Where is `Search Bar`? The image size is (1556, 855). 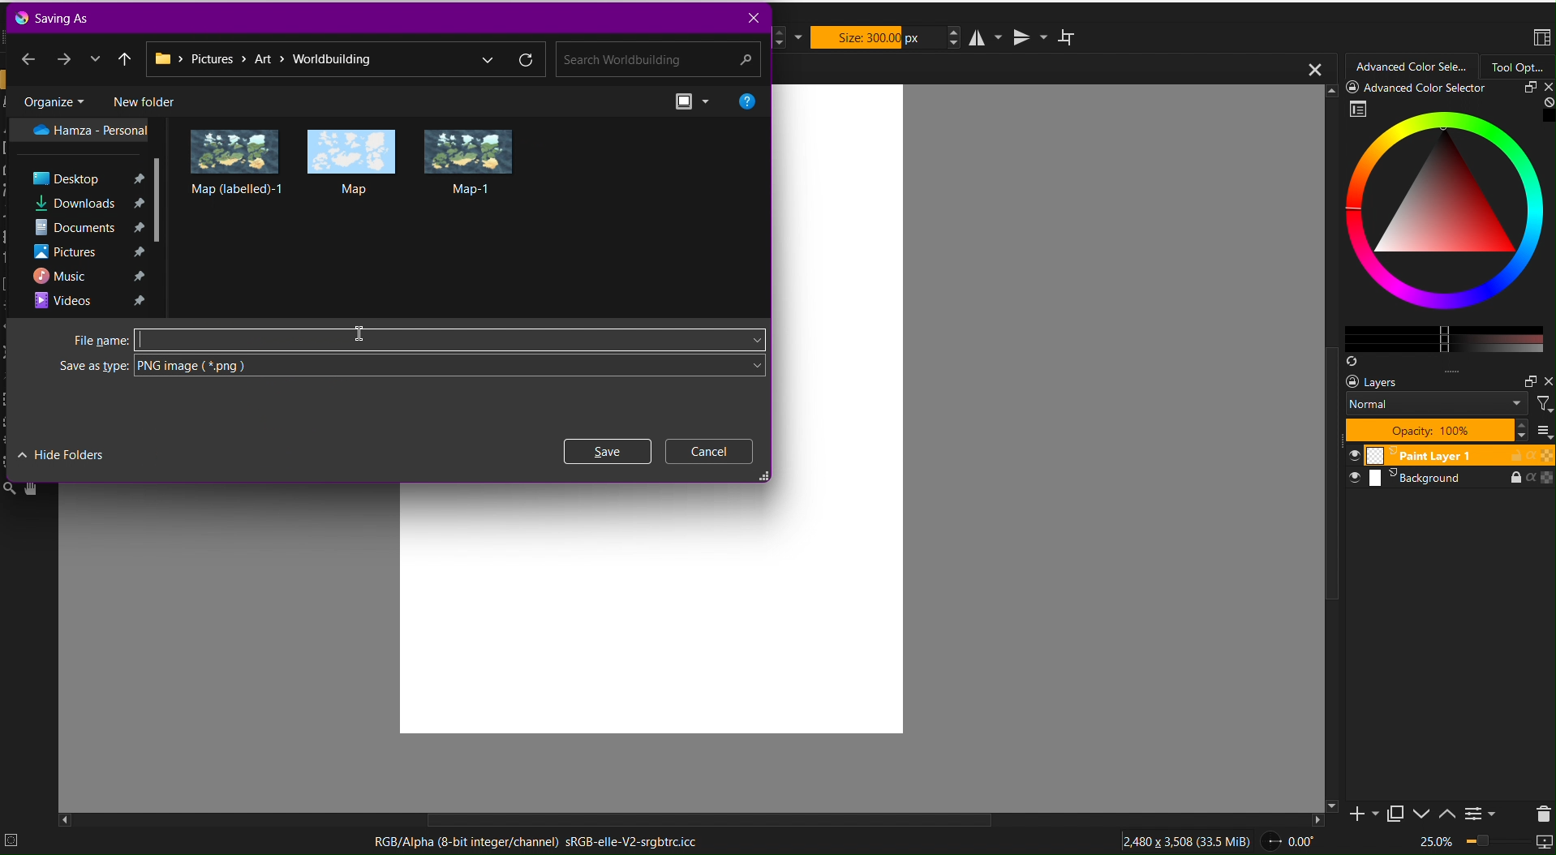
Search Bar is located at coordinates (655, 60).